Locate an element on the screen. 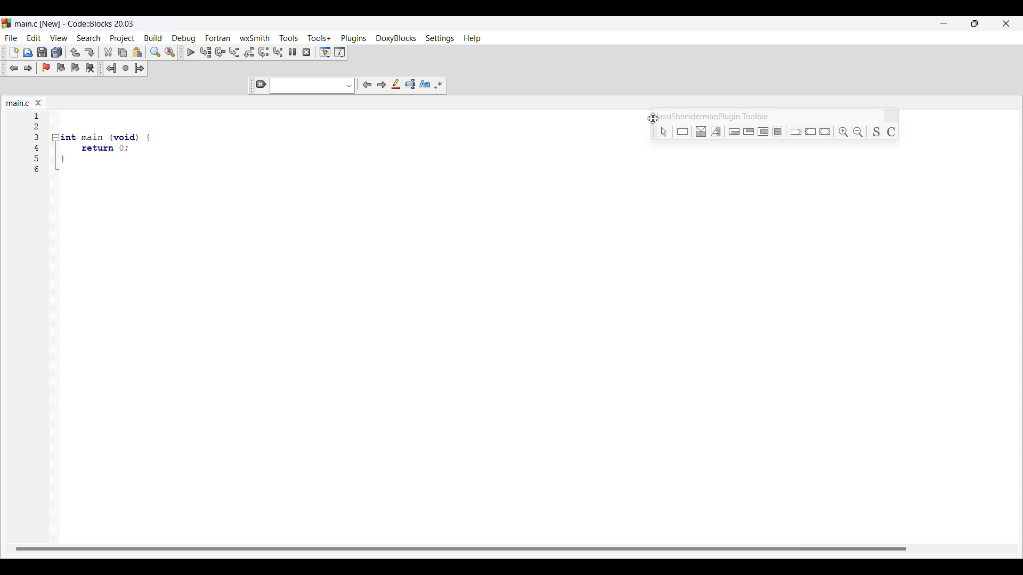 This screenshot has width=1023, height=575. Settings menu is located at coordinates (440, 39).